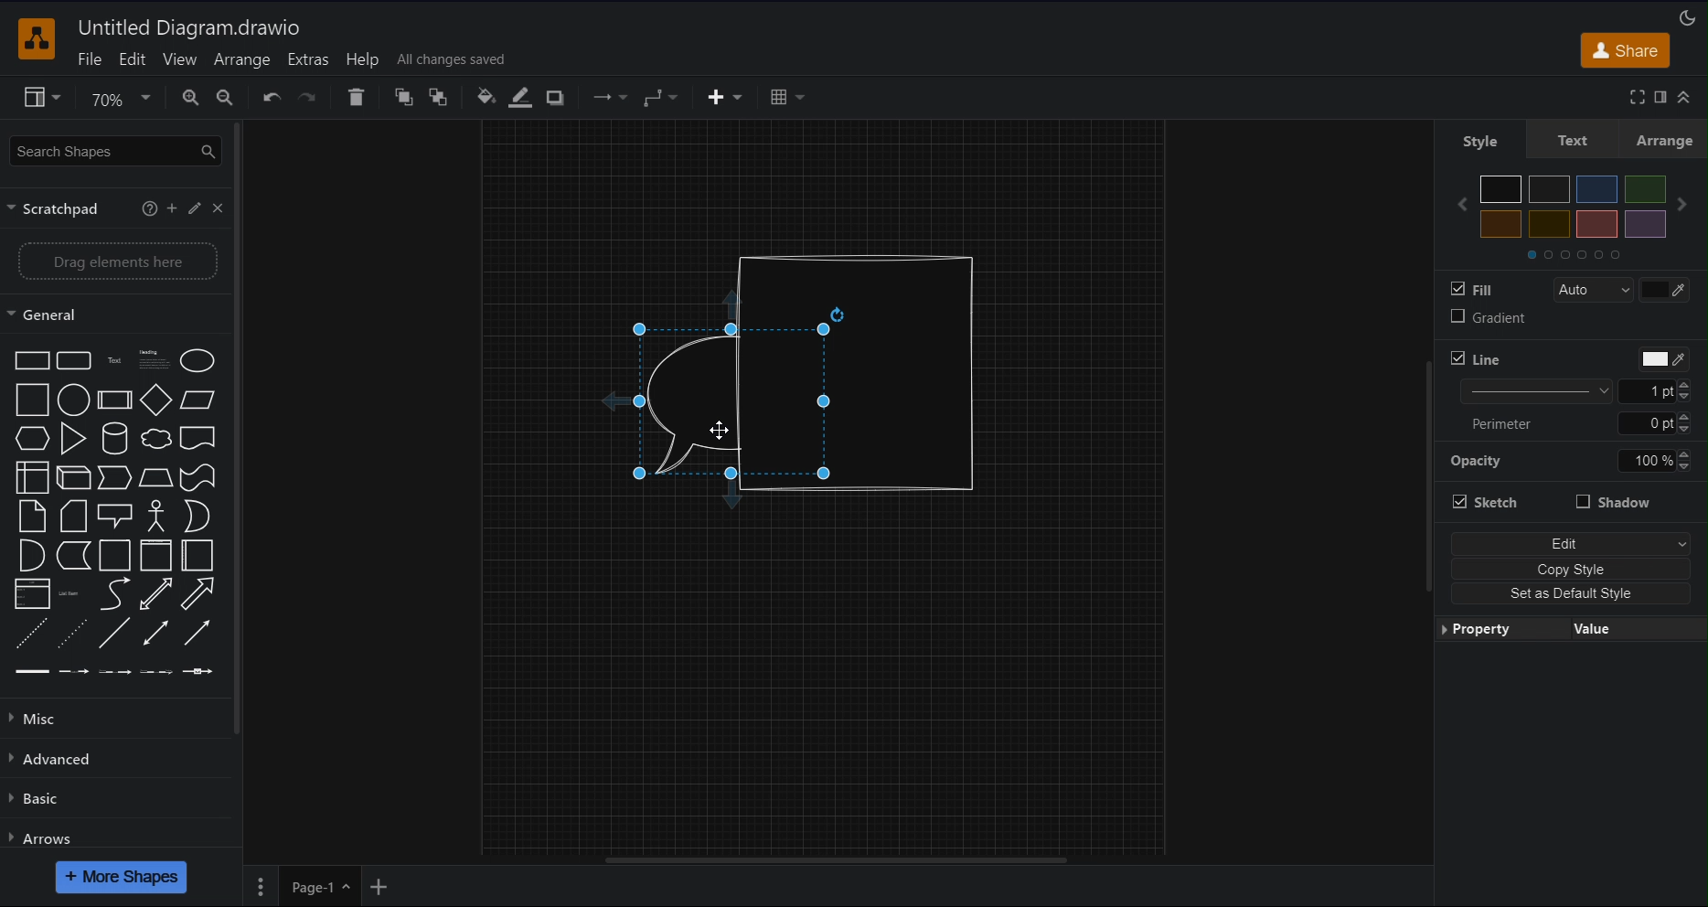  Describe the element at coordinates (1681, 204) in the screenshot. I see `Next color set` at that location.